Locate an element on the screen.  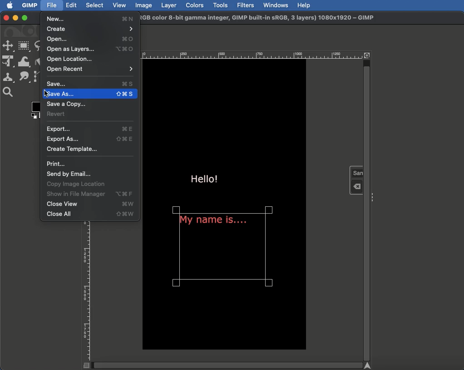
Export is located at coordinates (90, 129).